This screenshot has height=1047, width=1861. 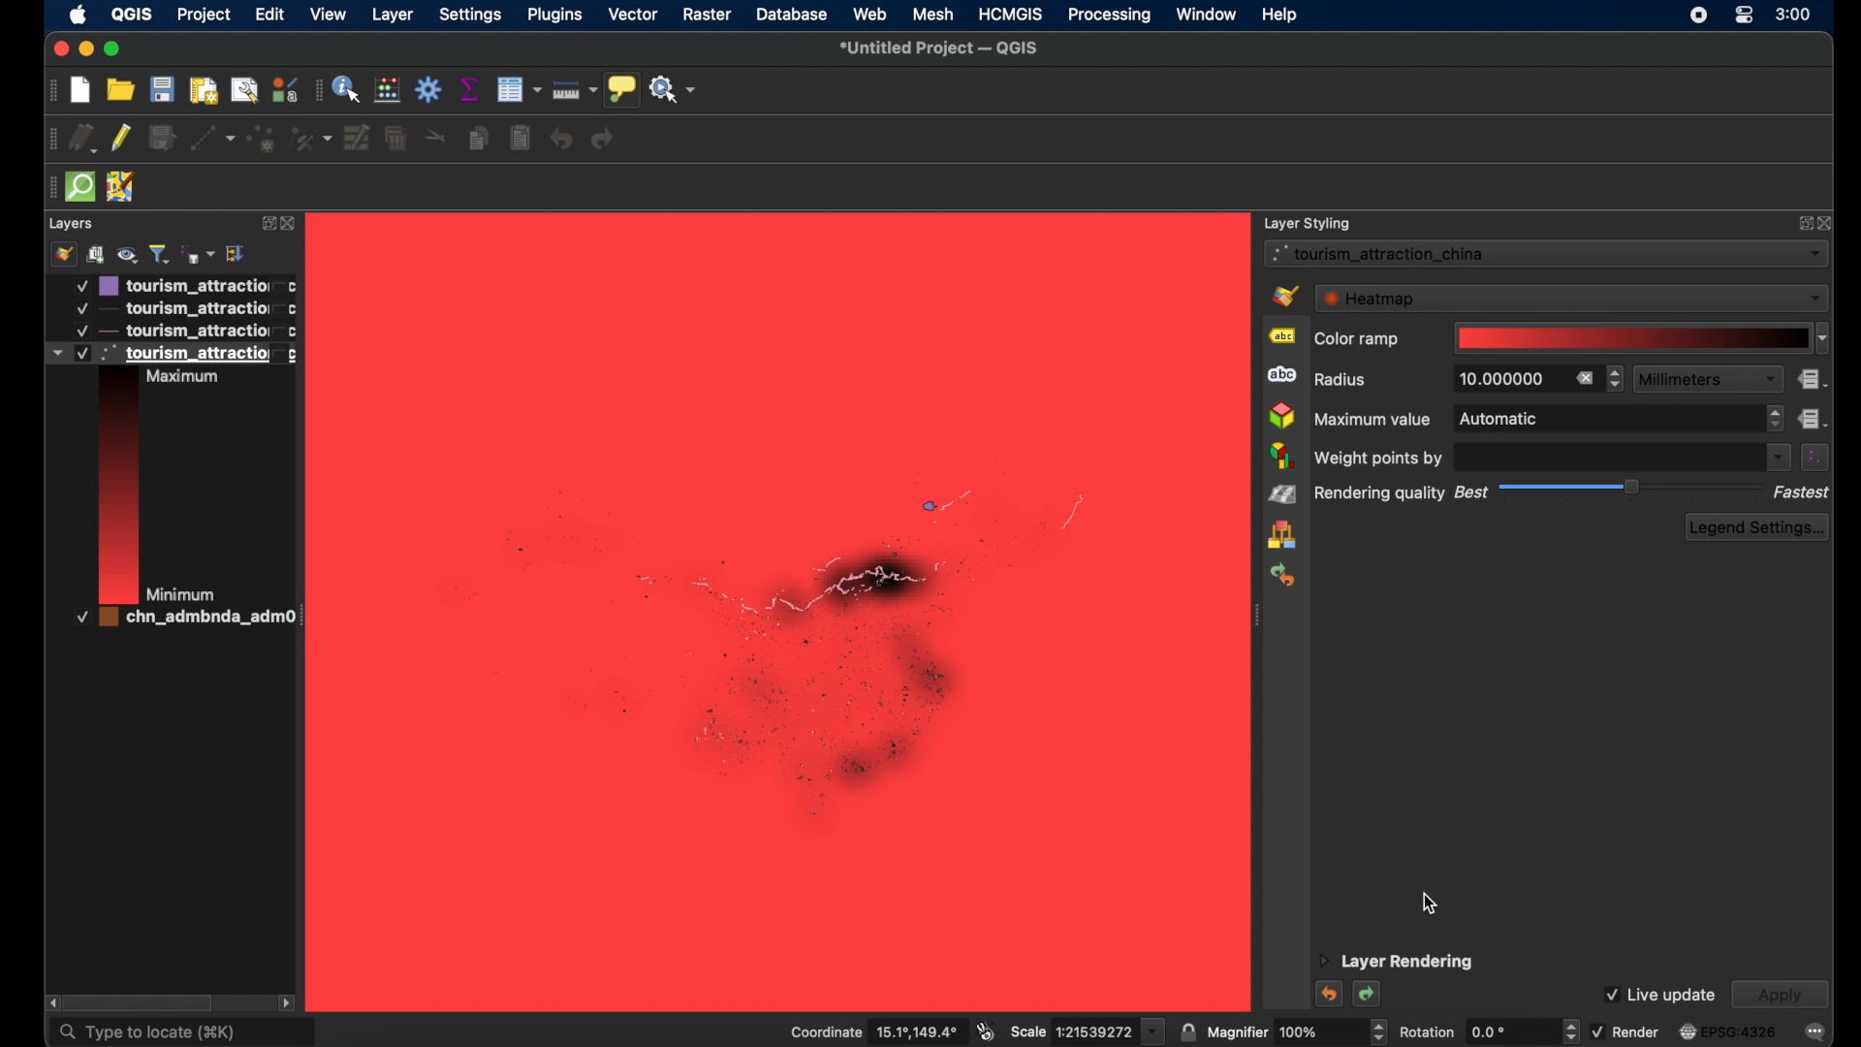 What do you see at coordinates (871, 13) in the screenshot?
I see `web` at bounding box center [871, 13].